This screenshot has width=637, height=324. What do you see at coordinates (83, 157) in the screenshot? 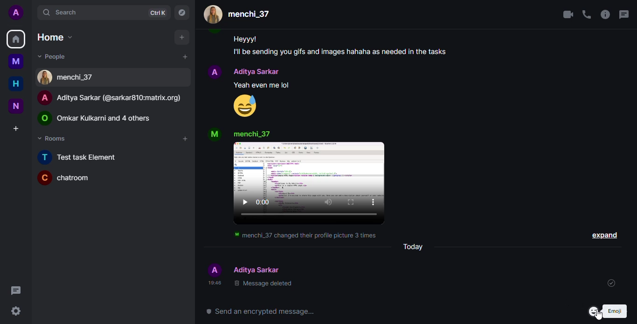
I see `new task element` at bounding box center [83, 157].